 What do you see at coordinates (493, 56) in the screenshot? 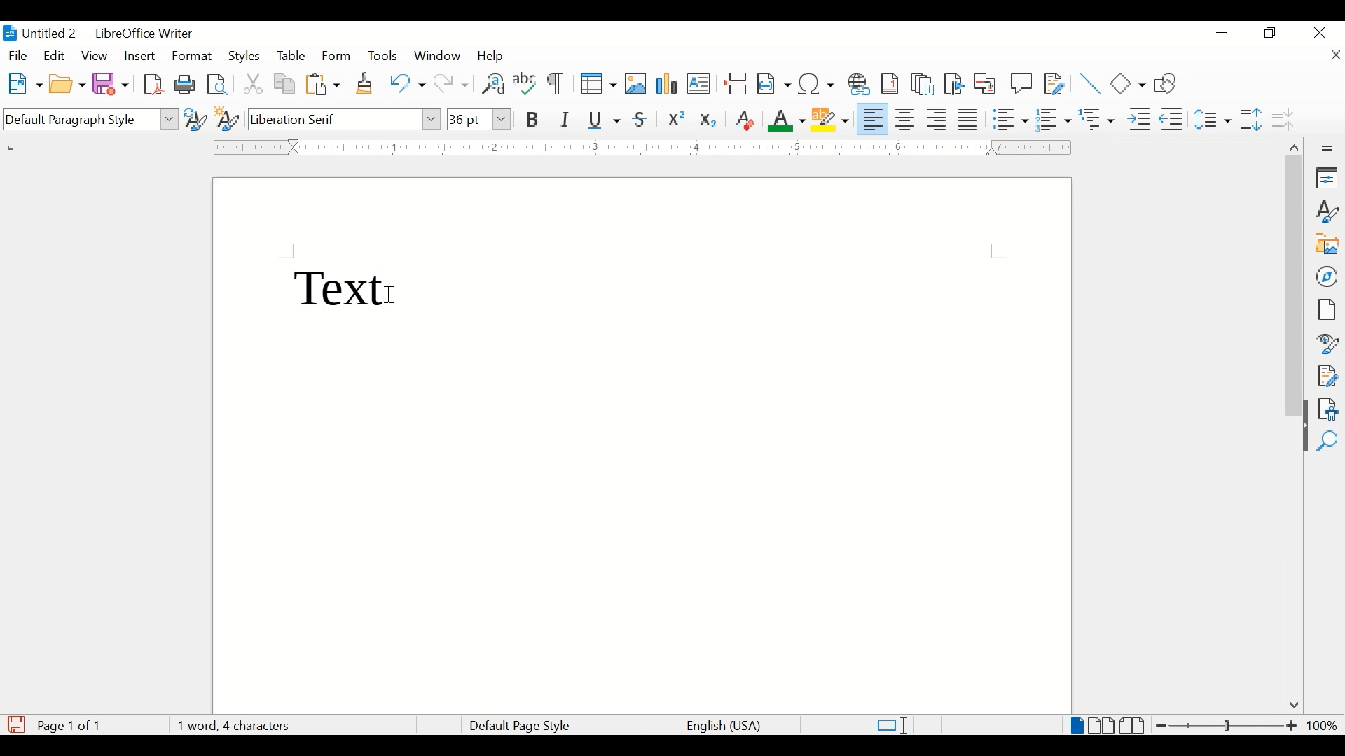
I see `help` at bounding box center [493, 56].